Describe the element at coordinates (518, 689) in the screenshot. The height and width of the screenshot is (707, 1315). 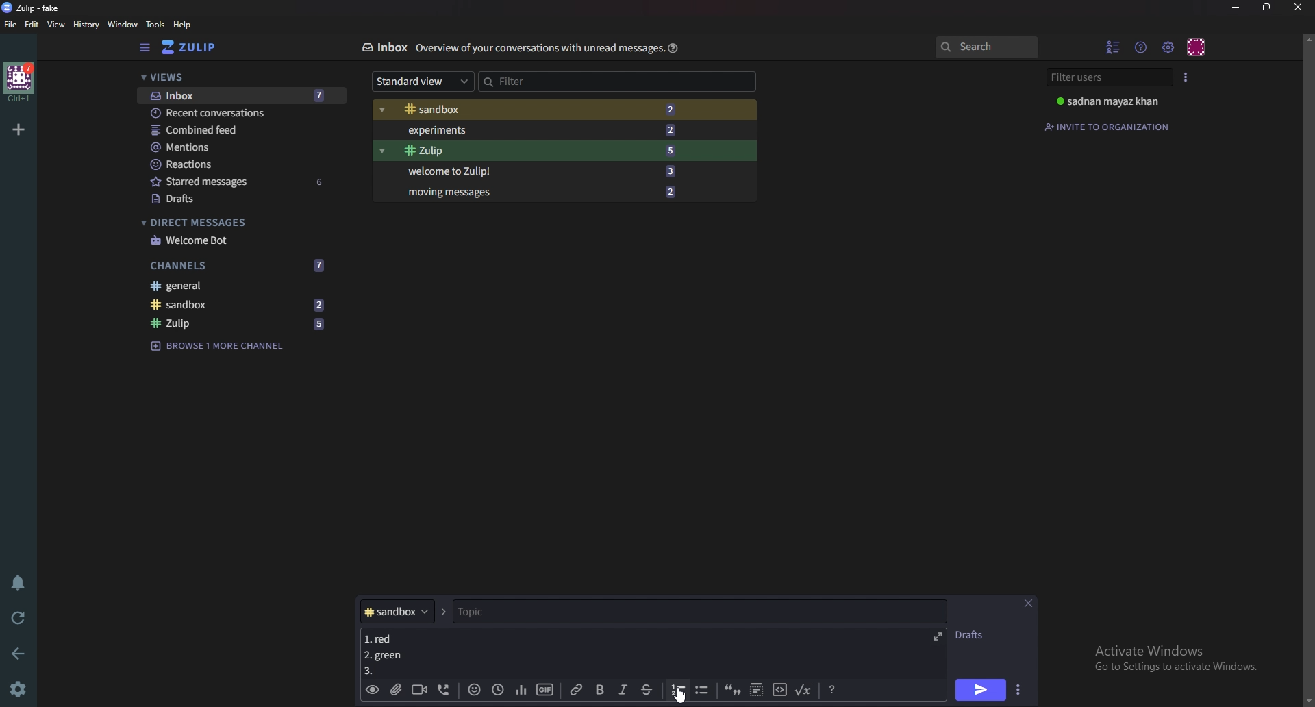
I see `poll` at that location.